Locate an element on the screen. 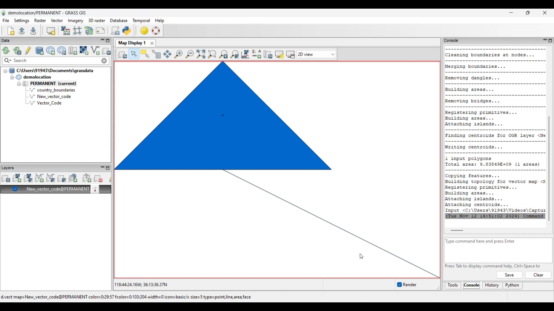  reminder is located at coordinates (403, 285).